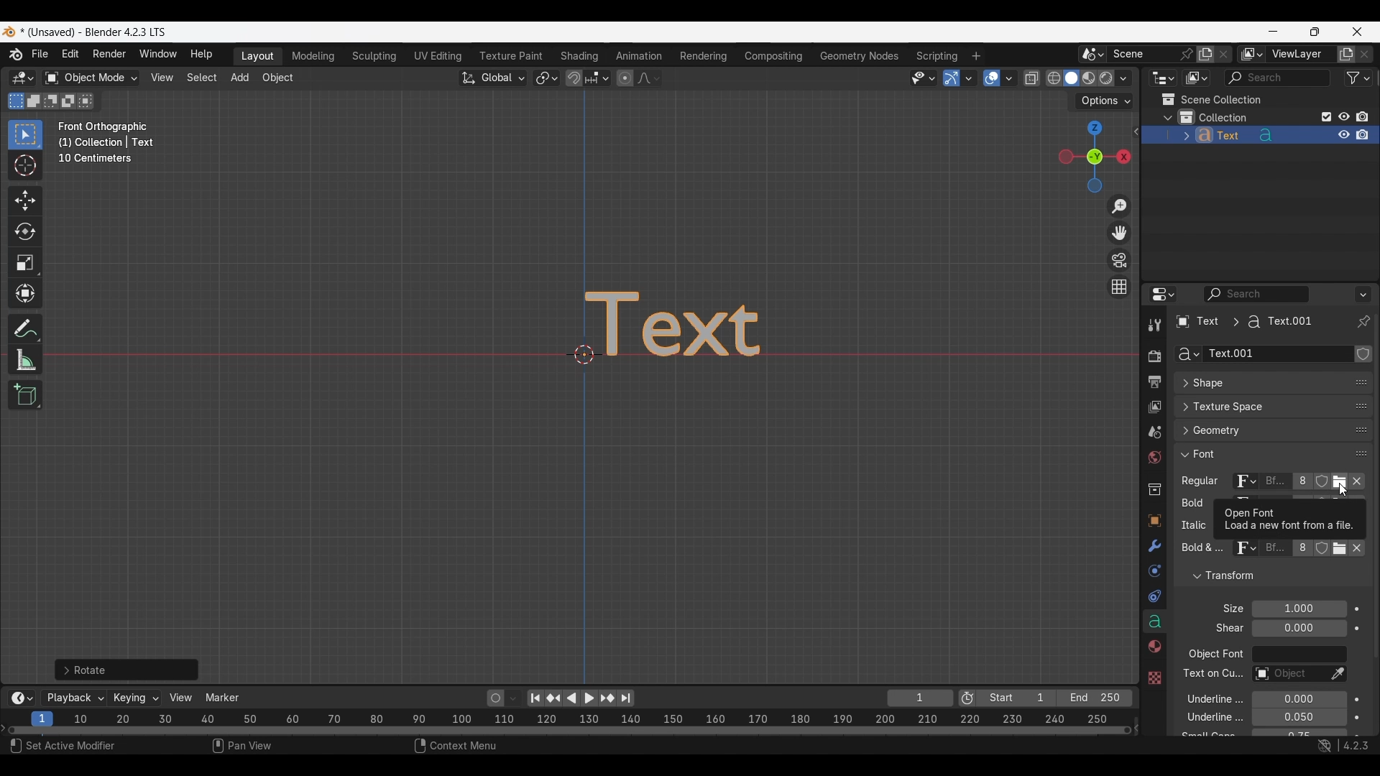 This screenshot has width=1380, height=776. What do you see at coordinates (1104, 101) in the screenshot?
I see `Transform options` at bounding box center [1104, 101].